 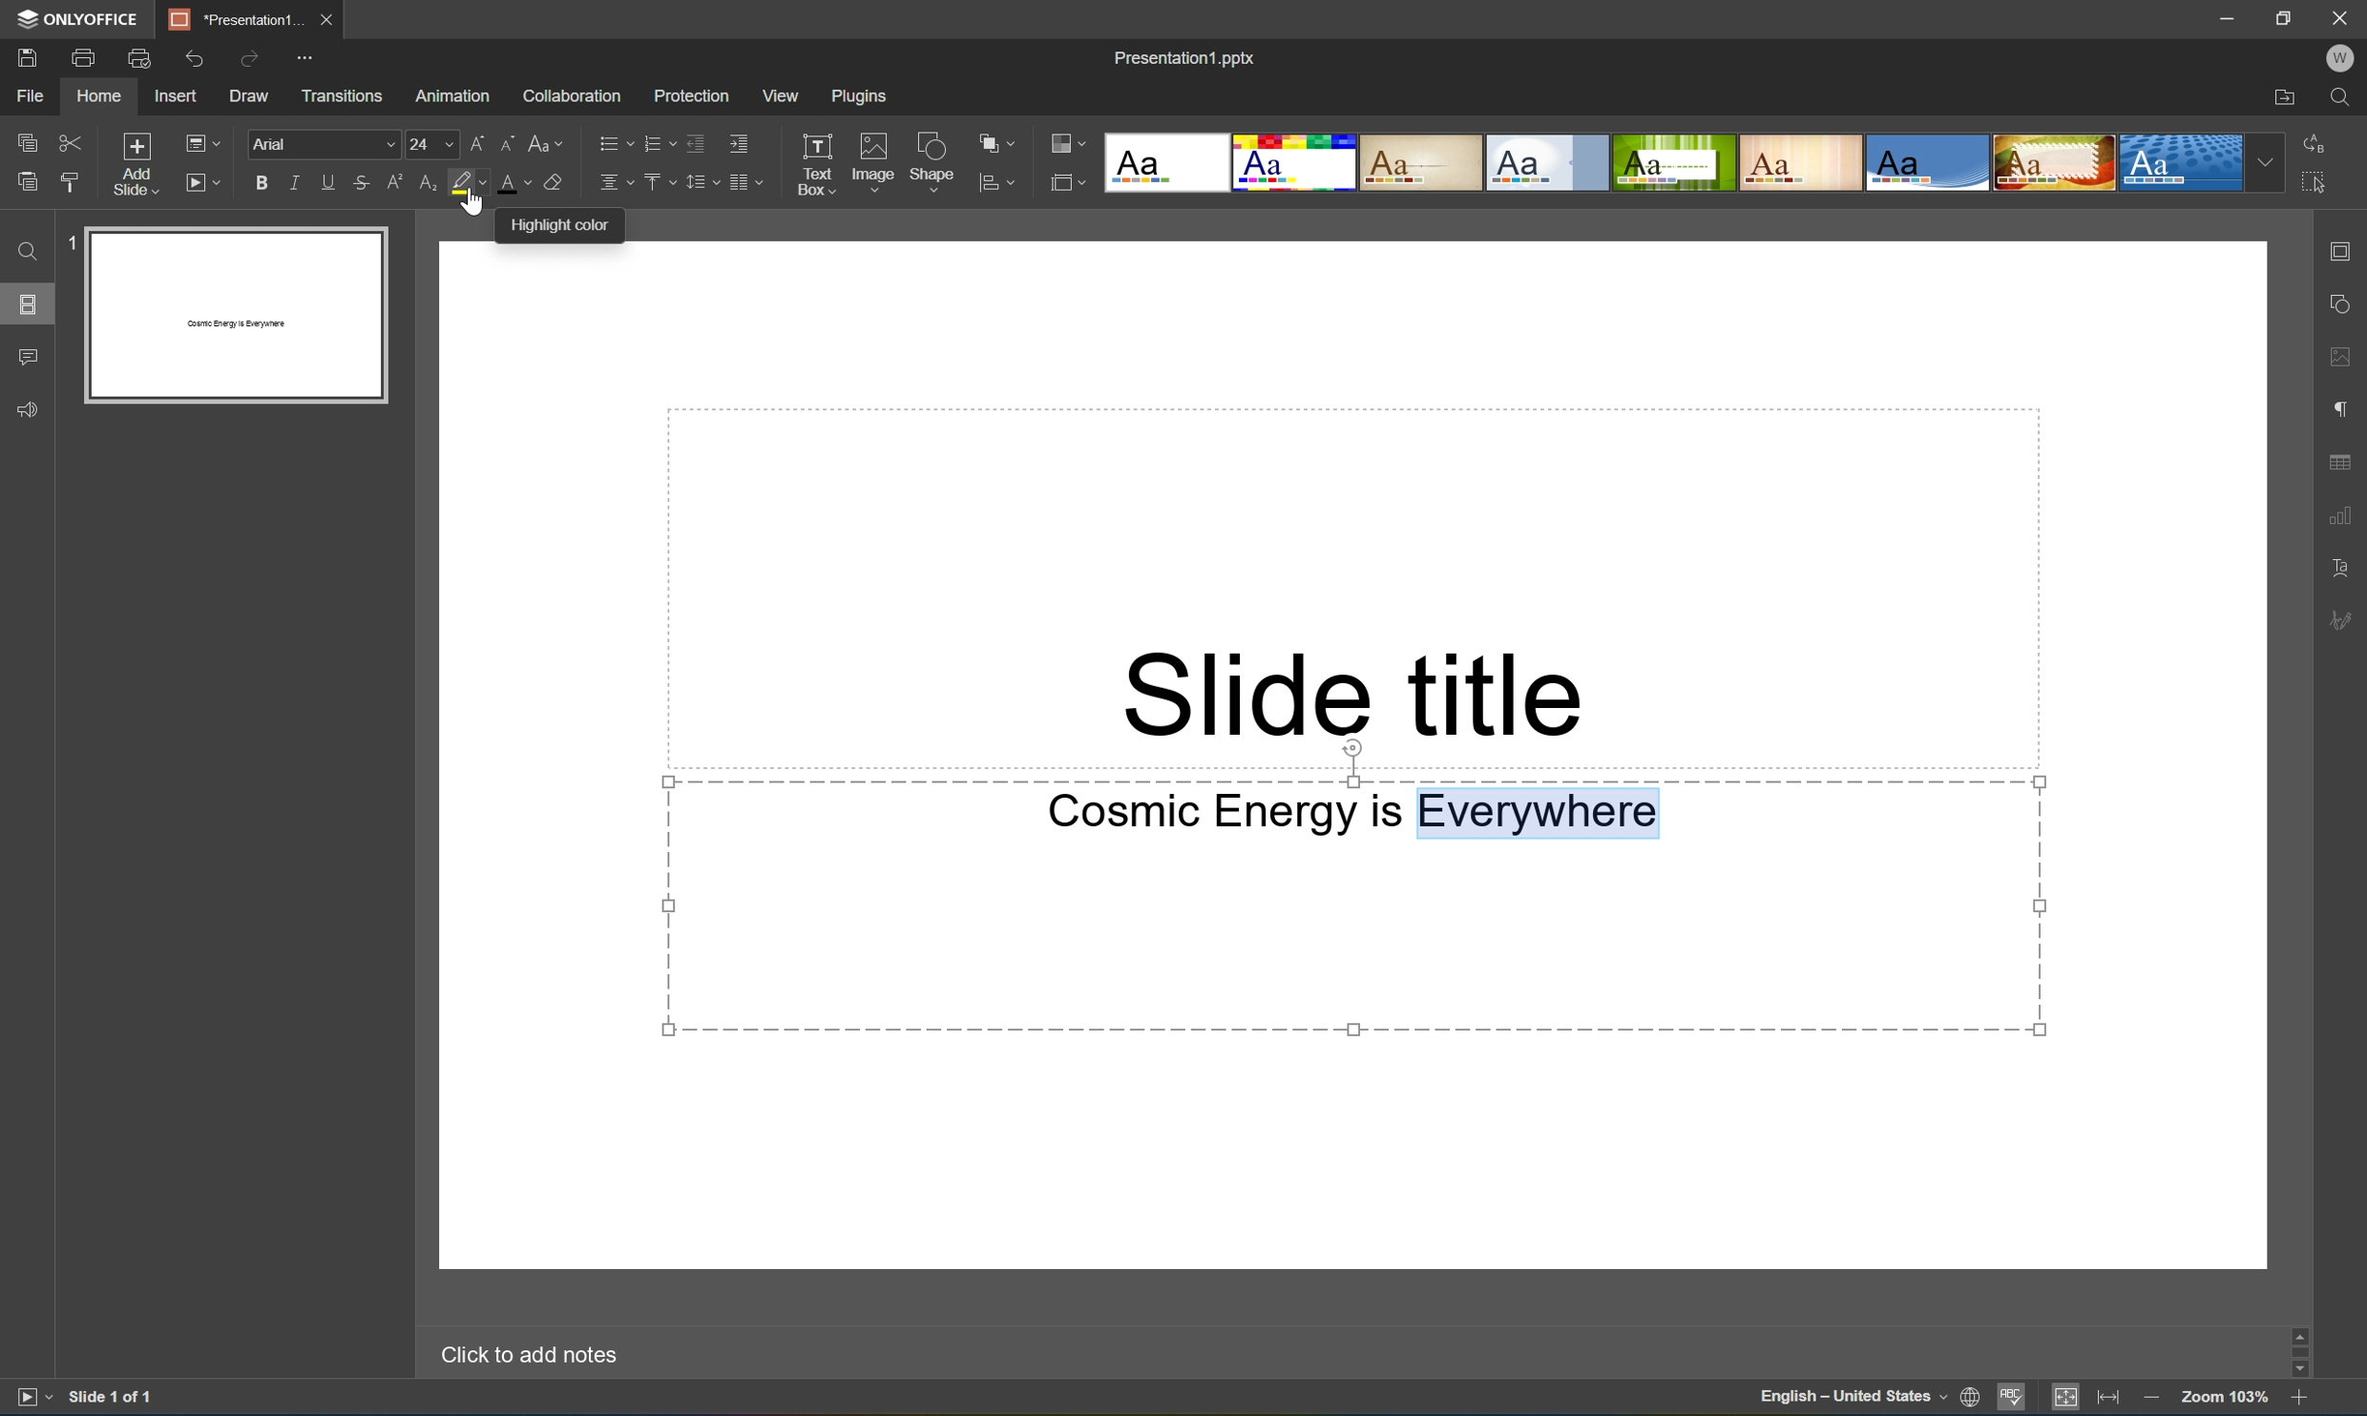 I want to click on Fit to slide, so click(x=2065, y=1400).